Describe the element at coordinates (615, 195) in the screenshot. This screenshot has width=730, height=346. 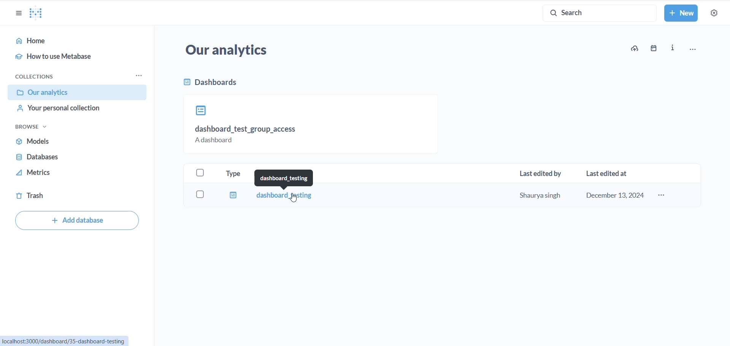
I see `December 13,2024` at that location.